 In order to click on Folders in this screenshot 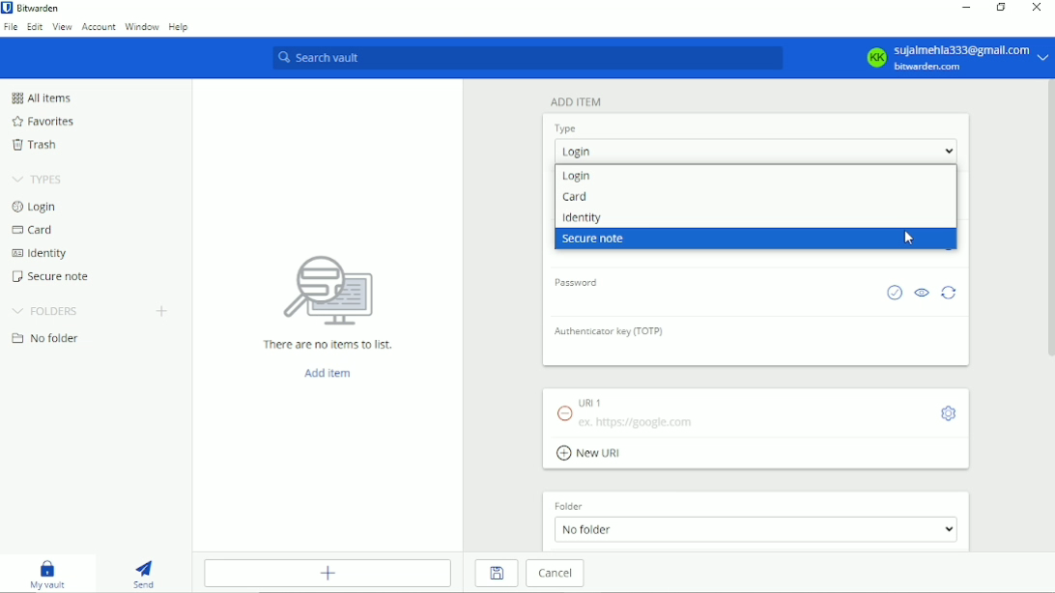, I will do `click(46, 310)`.